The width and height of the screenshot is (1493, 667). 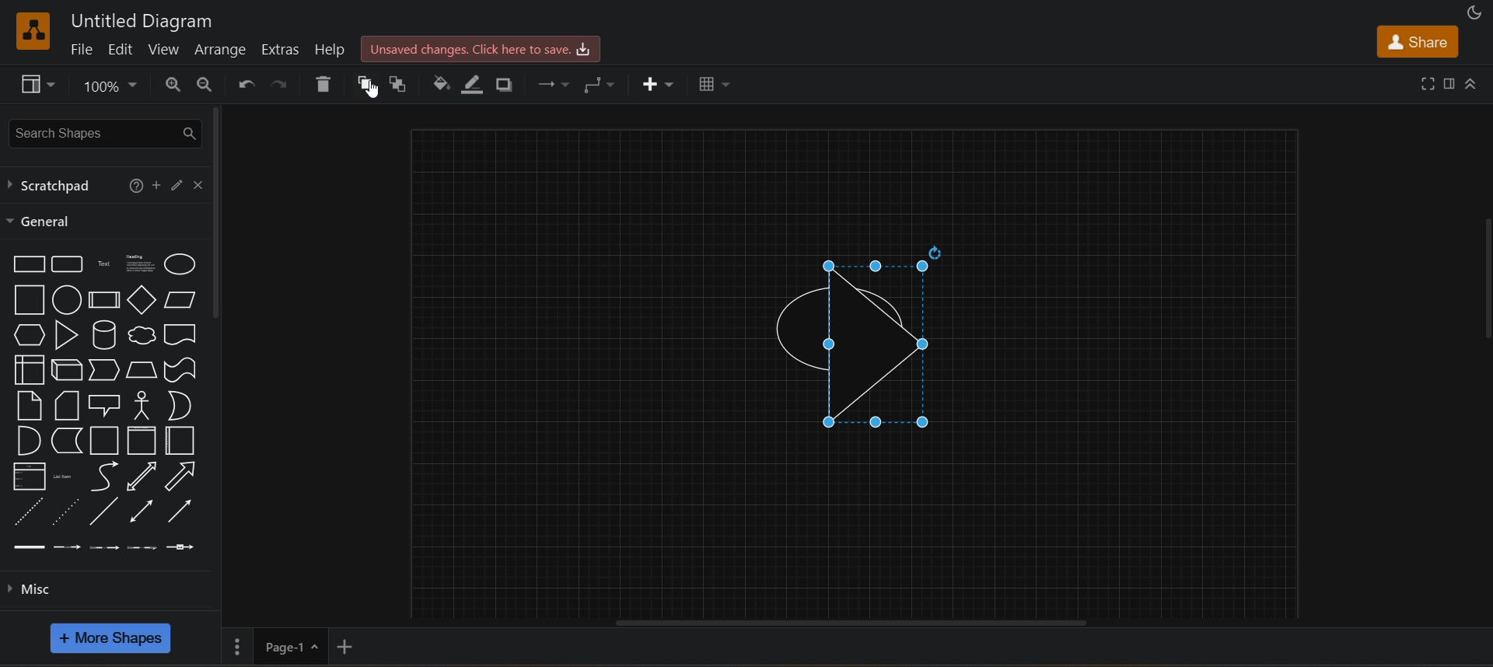 I want to click on process, so click(x=103, y=300).